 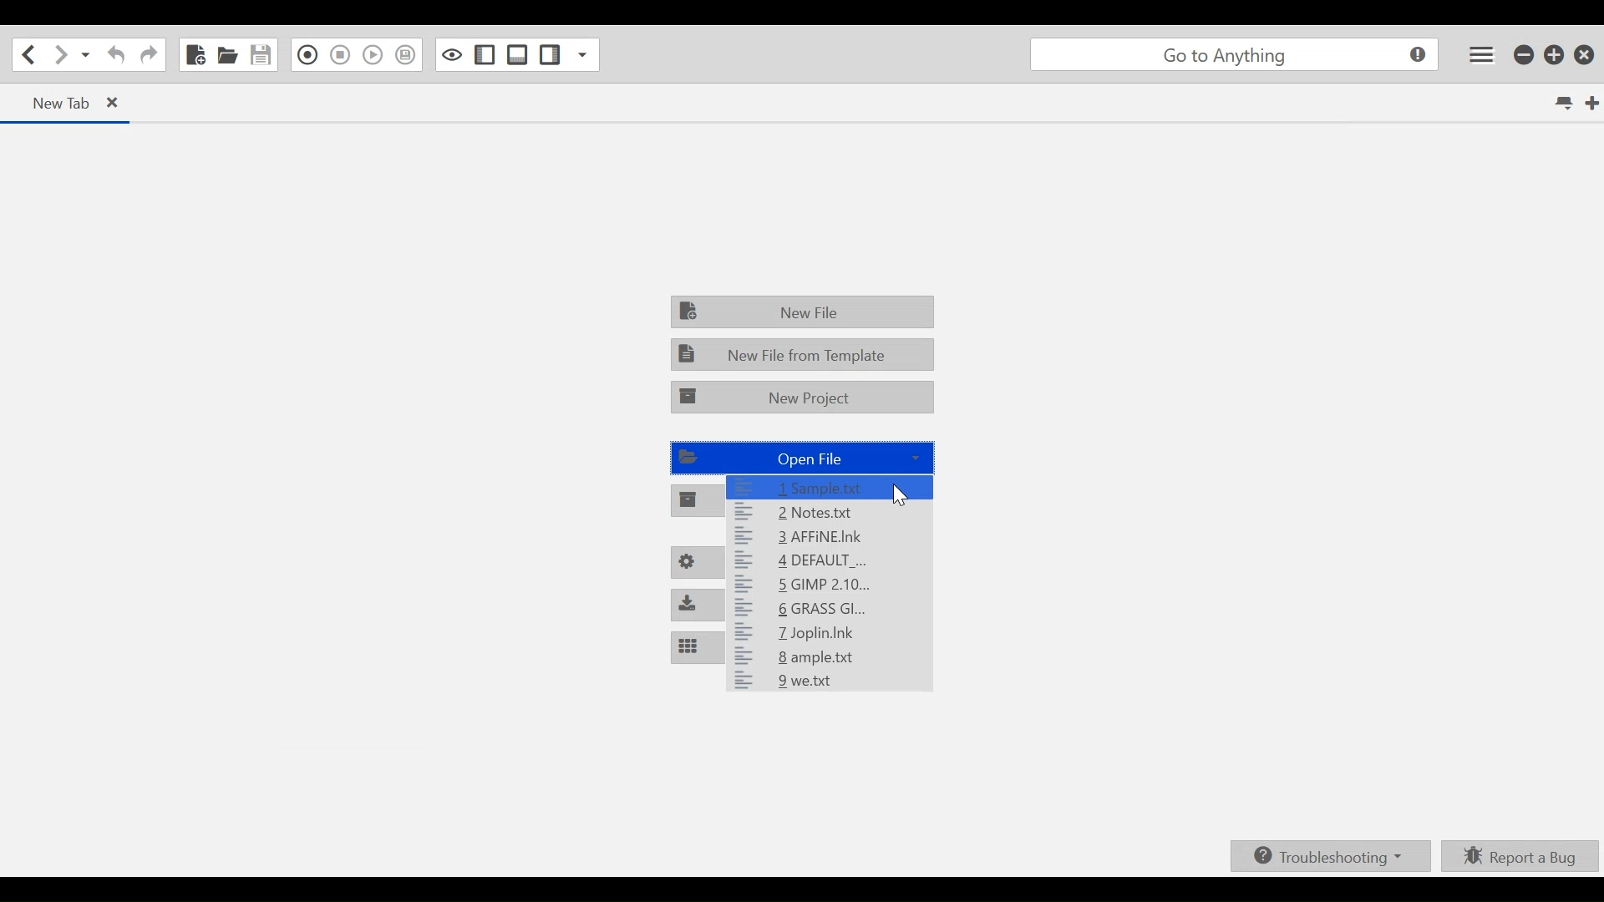 What do you see at coordinates (28, 54) in the screenshot?
I see `Go back one location` at bounding box center [28, 54].